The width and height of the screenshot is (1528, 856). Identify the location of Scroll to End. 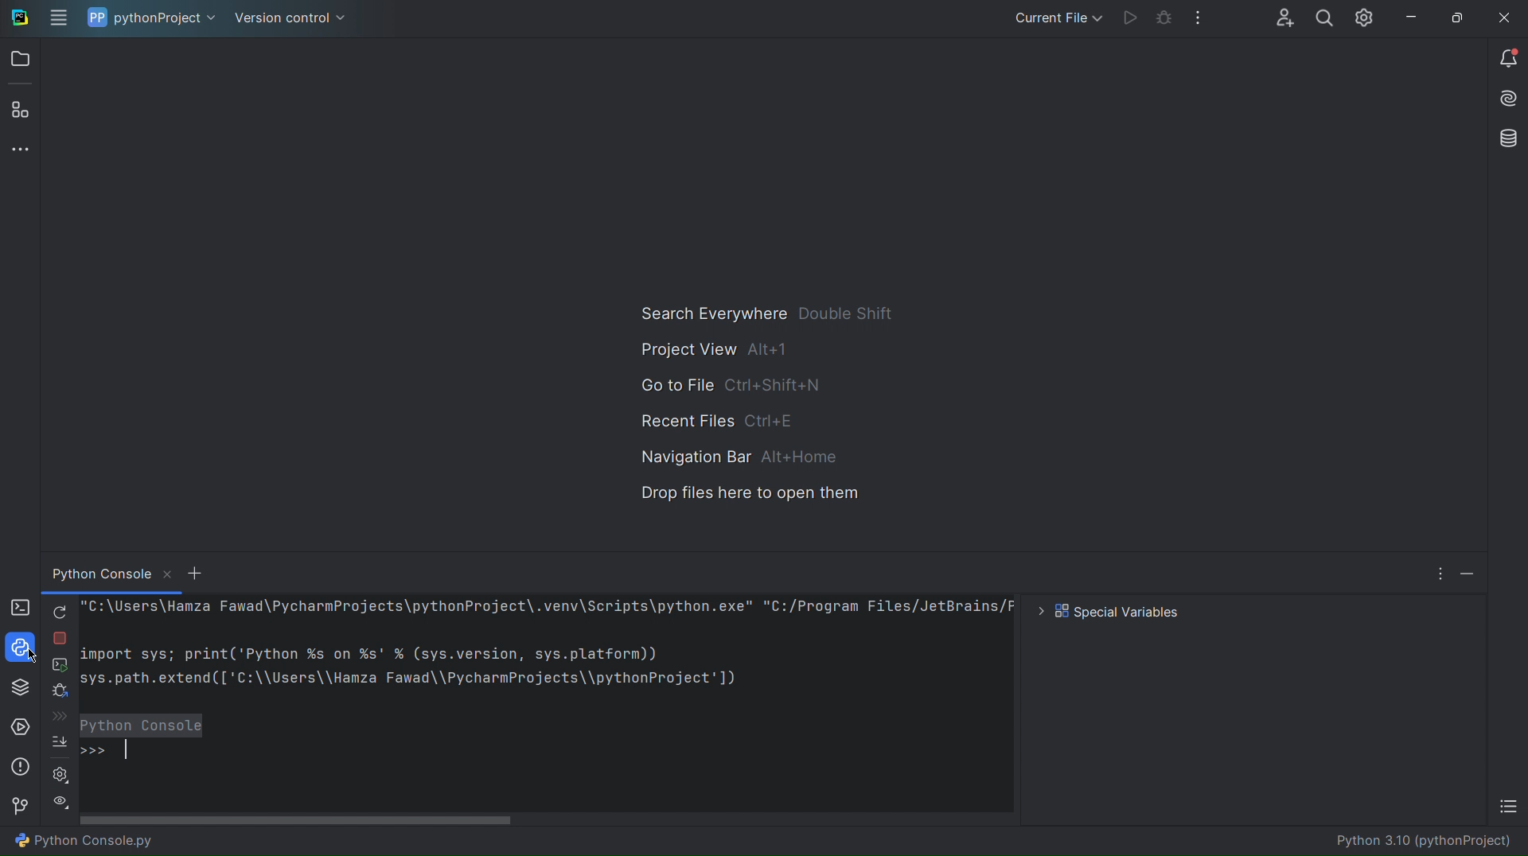
(59, 741).